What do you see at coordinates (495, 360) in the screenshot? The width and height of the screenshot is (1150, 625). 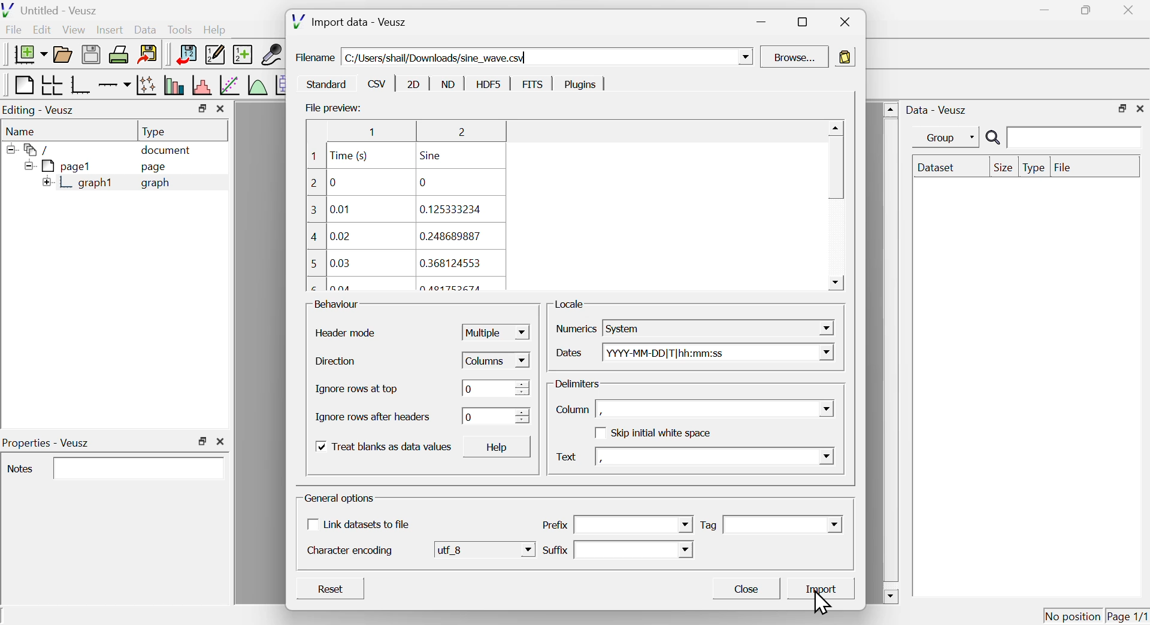 I see `Columns ` at bounding box center [495, 360].